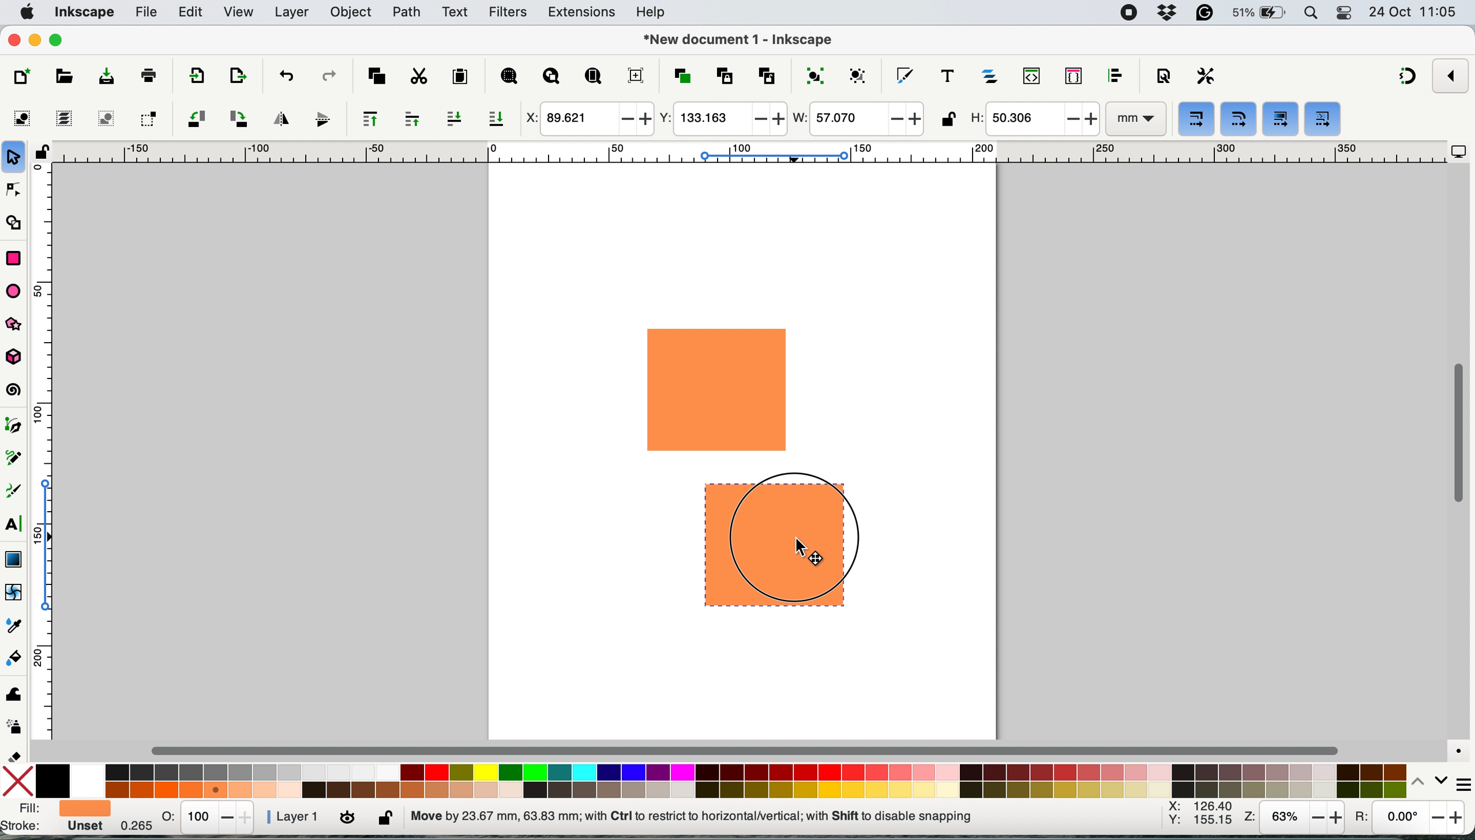 The image size is (1475, 840). What do you see at coordinates (328, 75) in the screenshot?
I see `redo` at bounding box center [328, 75].